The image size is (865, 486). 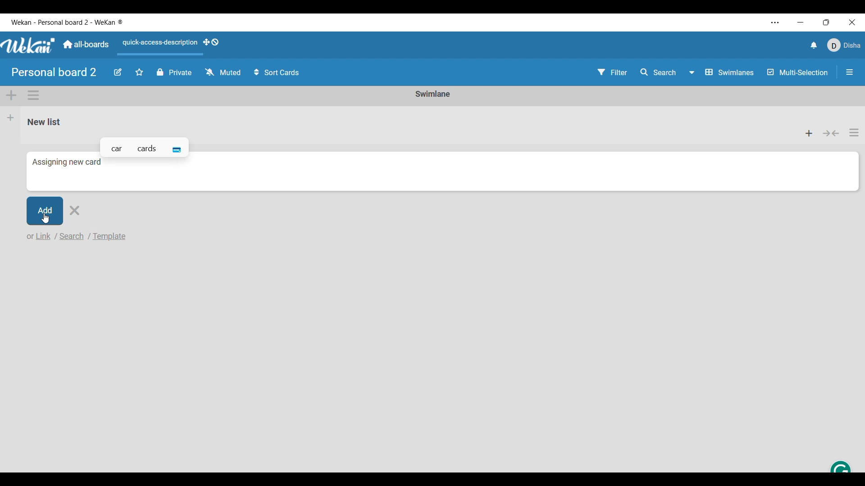 What do you see at coordinates (844, 45) in the screenshot?
I see `Current account` at bounding box center [844, 45].